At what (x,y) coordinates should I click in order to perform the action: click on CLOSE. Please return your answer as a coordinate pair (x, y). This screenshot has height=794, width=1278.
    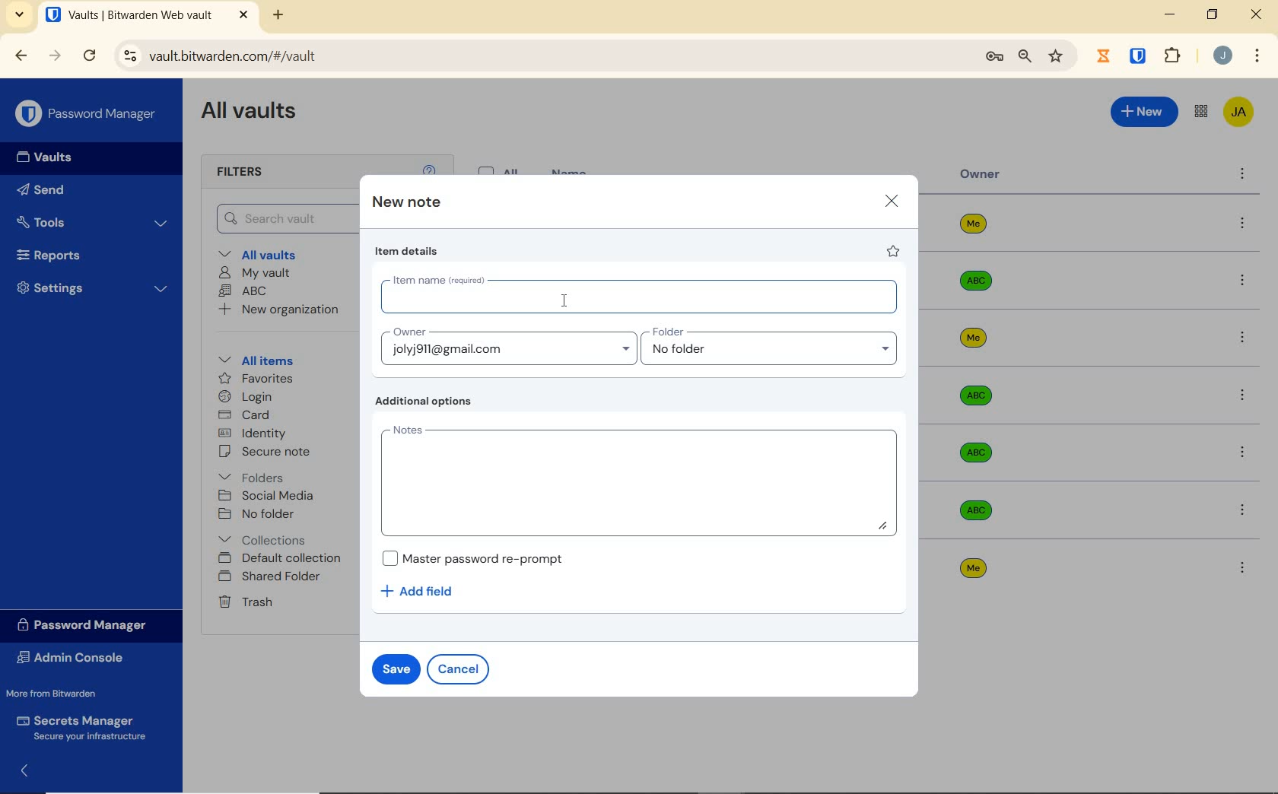
    Looking at the image, I should click on (243, 15).